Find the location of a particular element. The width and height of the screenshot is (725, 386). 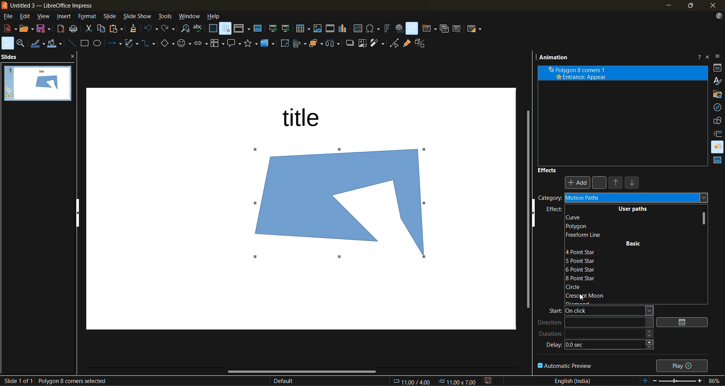

circle is located at coordinates (580, 287).